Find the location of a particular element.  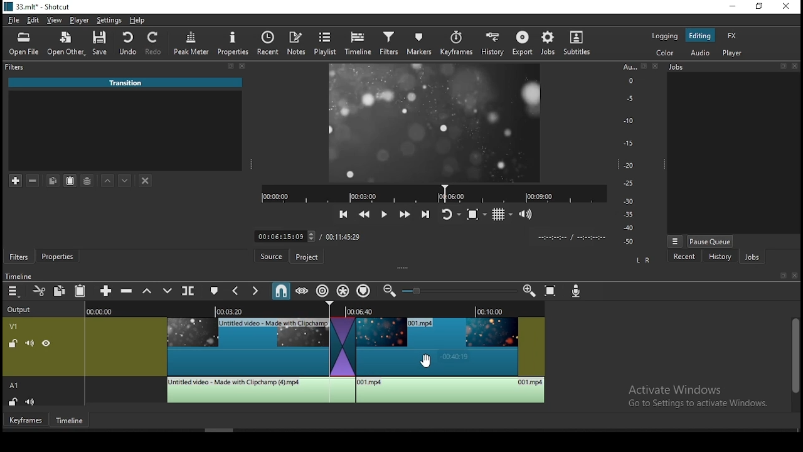

jobs is located at coordinates (551, 43).